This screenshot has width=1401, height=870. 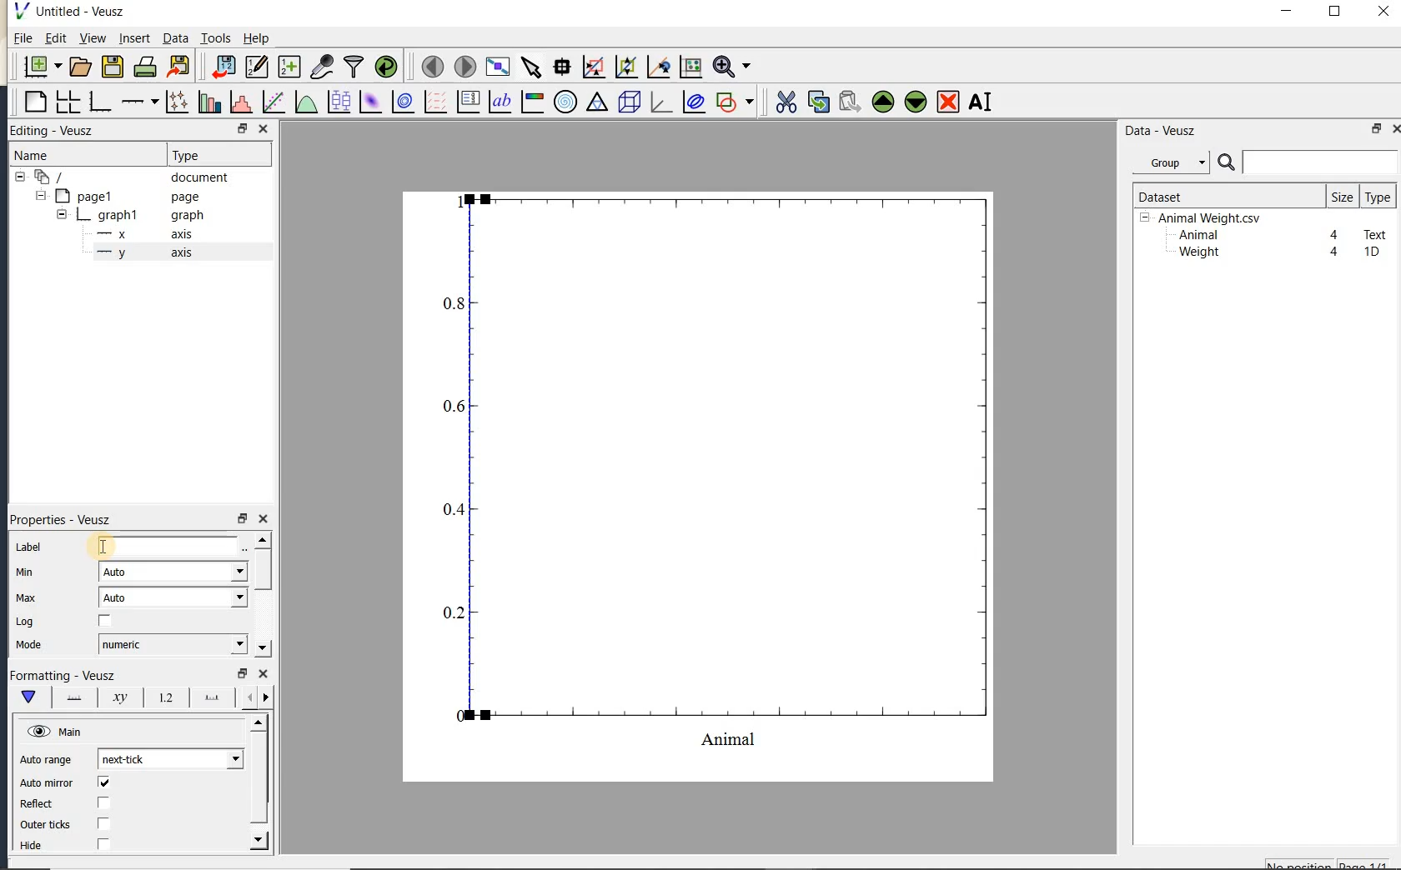 I want to click on 1D, so click(x=1371, y=252).